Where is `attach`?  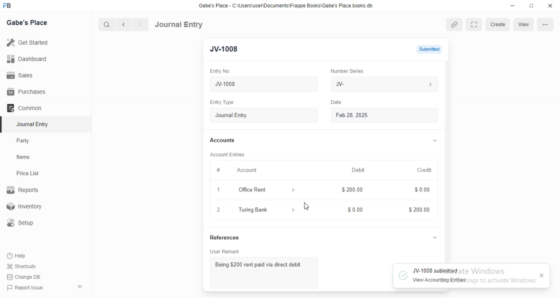 attach is located at coordinates (455, 25).